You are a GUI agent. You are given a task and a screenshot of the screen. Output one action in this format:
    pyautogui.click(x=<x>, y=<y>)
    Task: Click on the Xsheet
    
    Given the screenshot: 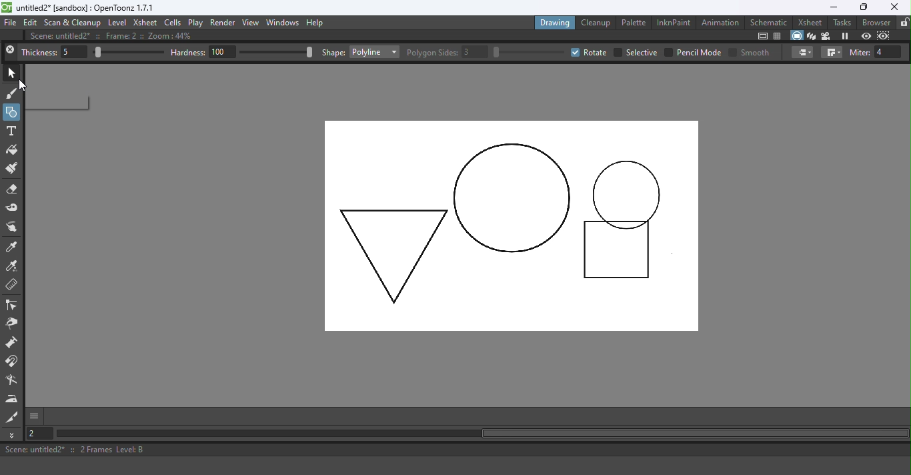 What is the action you would take?
    pyautogui.click(x=145, y=23)
    